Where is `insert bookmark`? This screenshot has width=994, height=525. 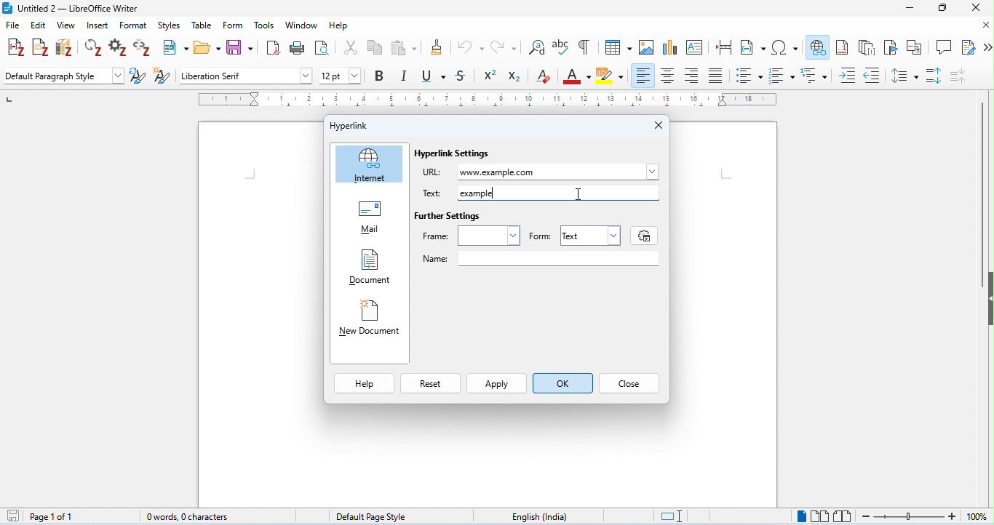 insert bookmark is located at coordinates (893, 47).